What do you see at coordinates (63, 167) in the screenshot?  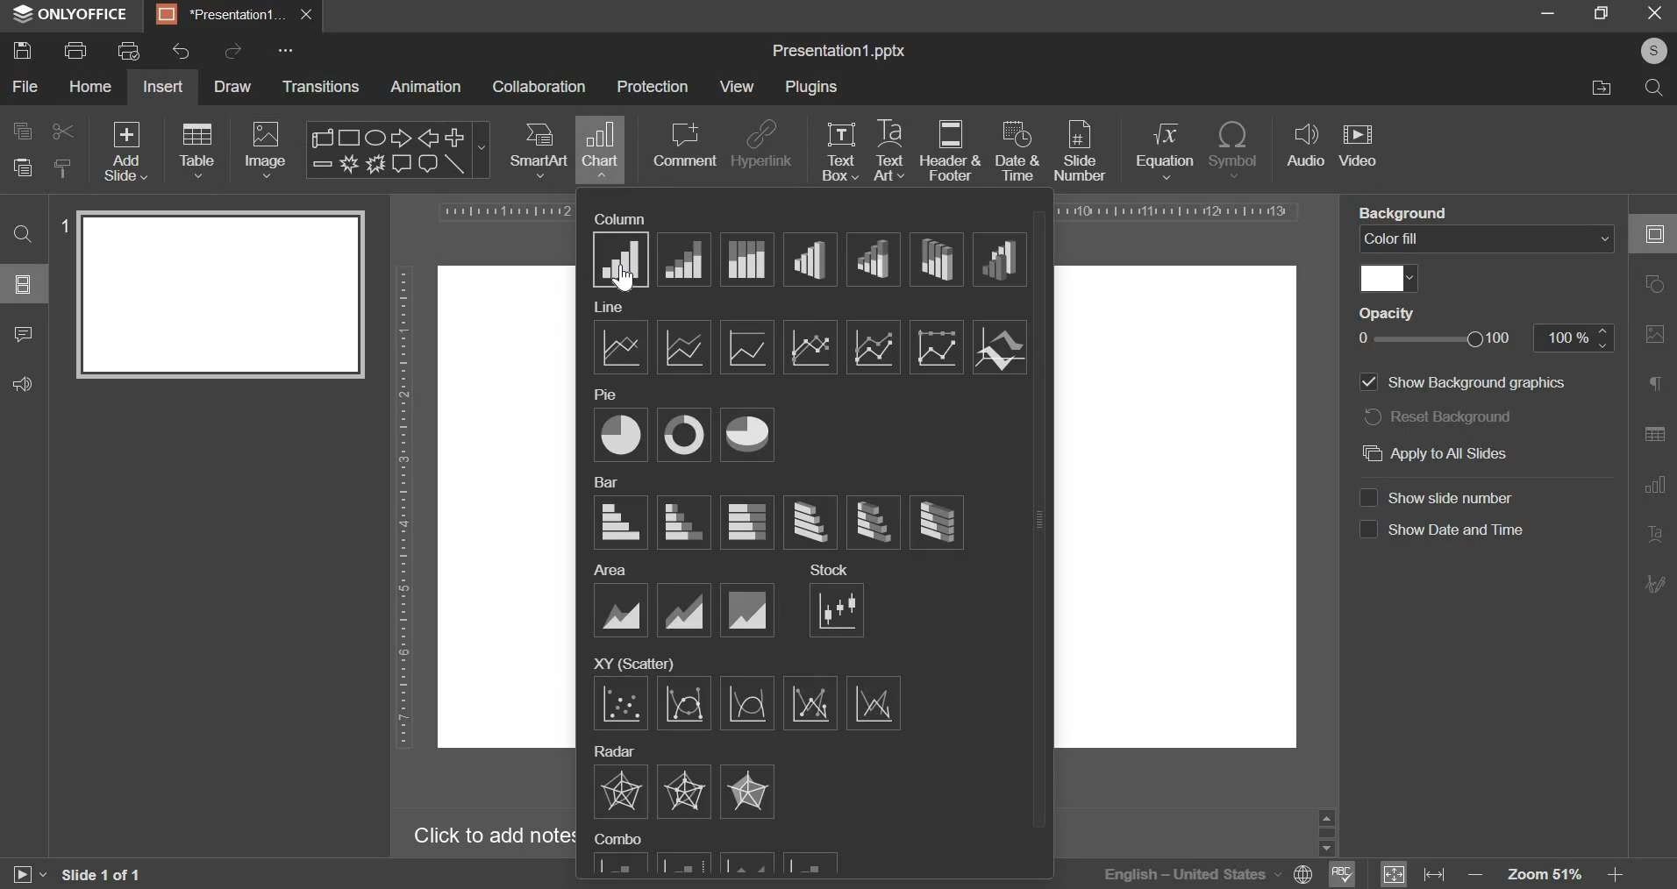 I see `copy style` at bounding box center [63, 167].